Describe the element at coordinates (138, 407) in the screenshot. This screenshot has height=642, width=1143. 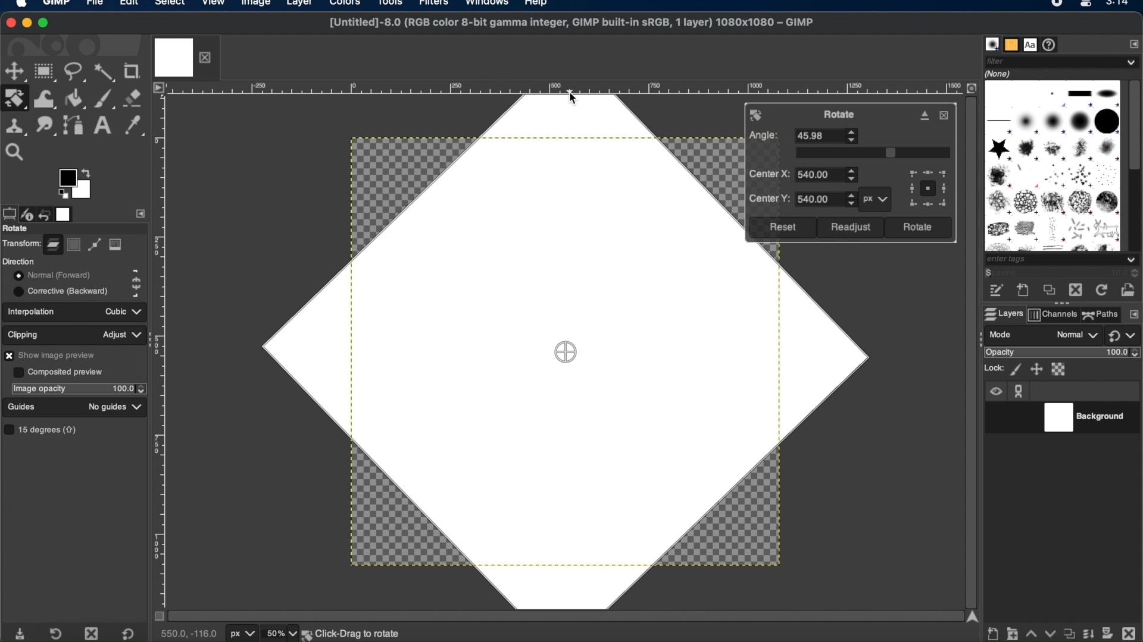
I see `guides dropdown` at that location.